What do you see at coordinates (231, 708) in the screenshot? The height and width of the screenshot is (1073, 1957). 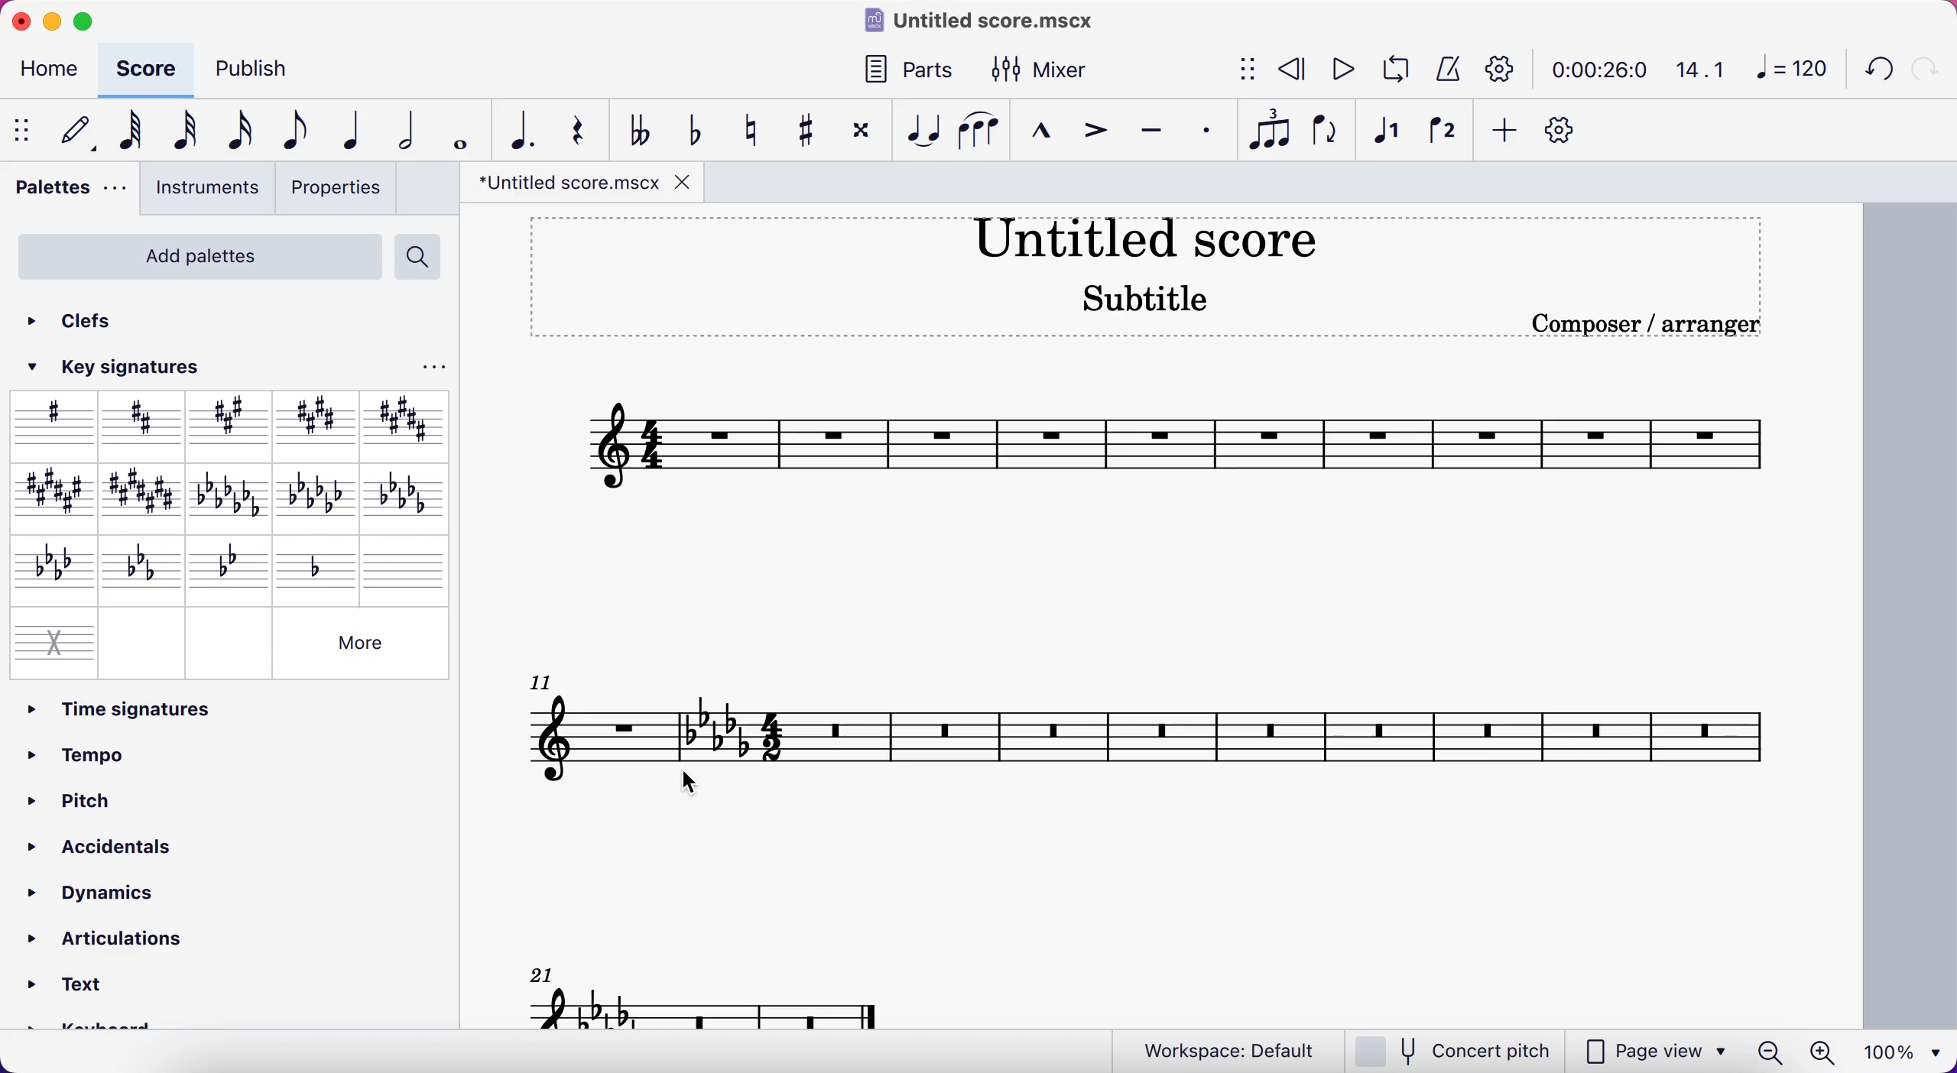 I see `time signatures` at bounding box center [231, 708].